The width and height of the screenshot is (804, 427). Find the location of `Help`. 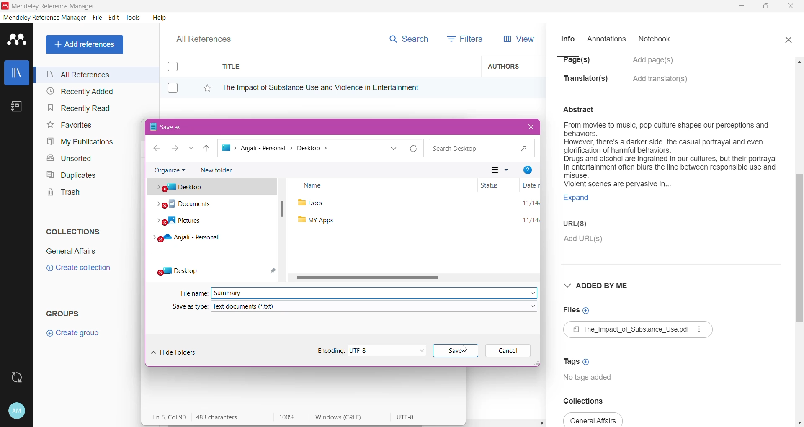

Help is located at coordinates (159, 17).